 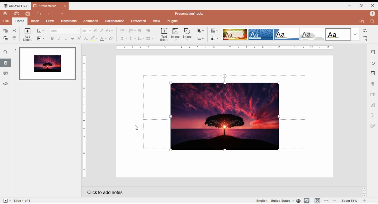 What do you see at coordinates (276, 201) in the screenshot?
I see `language` at bounding box center [276, 201].